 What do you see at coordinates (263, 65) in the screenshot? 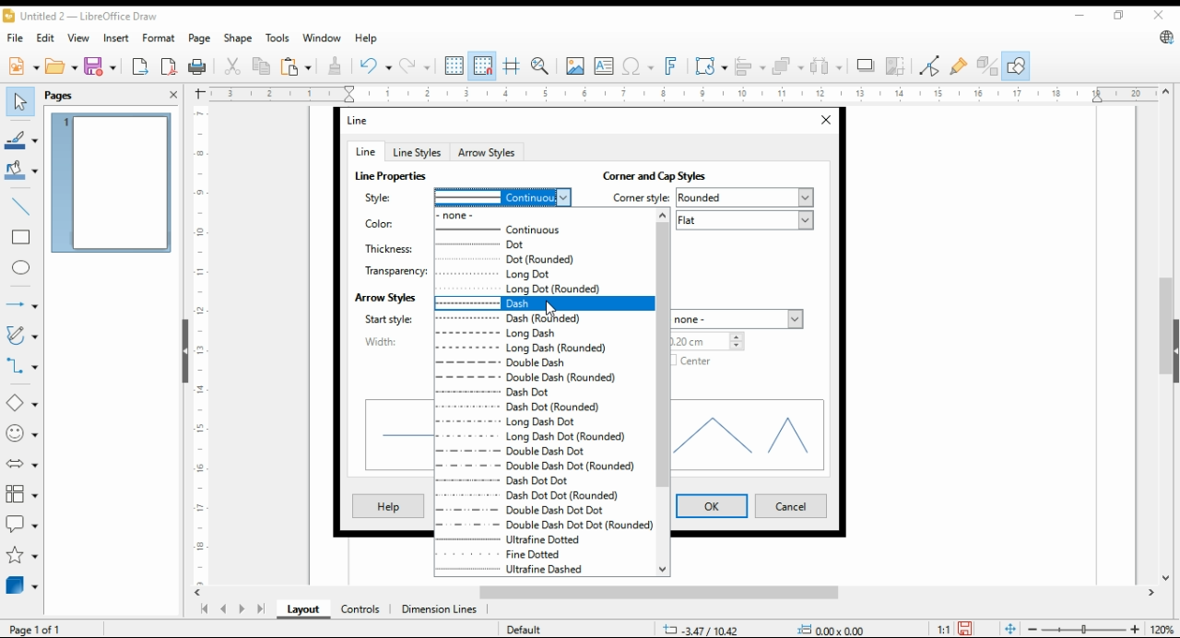
I see `copy` at bounding box center [263, 65].